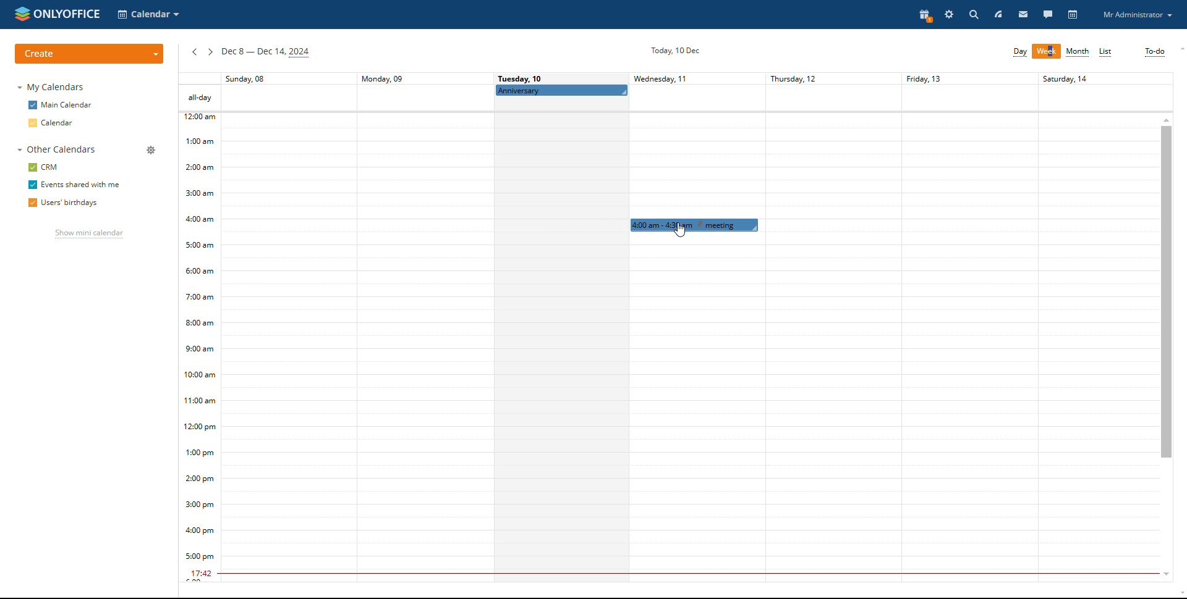  Describe the element at coordinates (673, 50) in the screenshot. I see `Today 10 dec` at that location.